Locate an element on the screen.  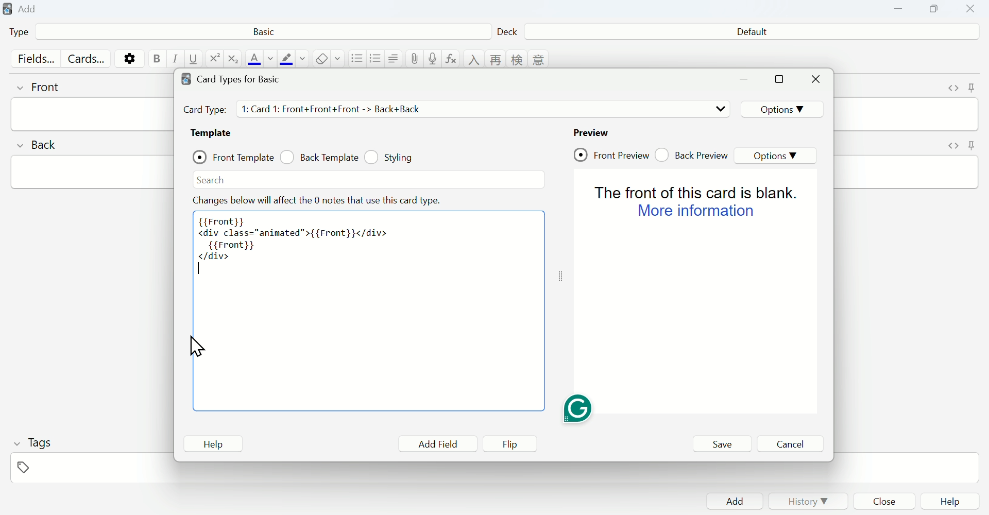
Preview is located at coordinates (592, 132).